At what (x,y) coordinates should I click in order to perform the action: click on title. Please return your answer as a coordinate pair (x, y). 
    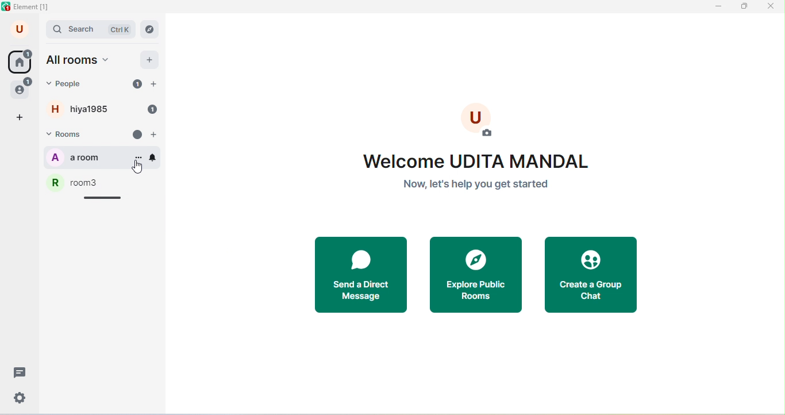
    Looking at the image, I should click on (28, 7).